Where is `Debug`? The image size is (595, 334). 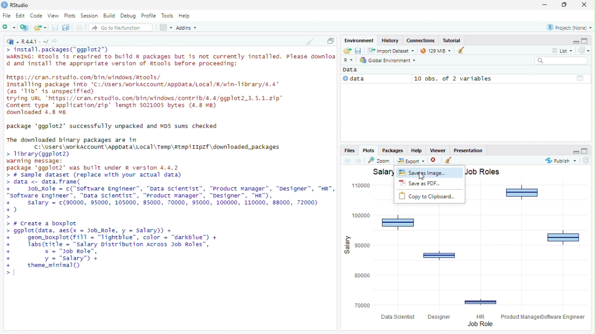
Debug is located at coordinates (128, 16).